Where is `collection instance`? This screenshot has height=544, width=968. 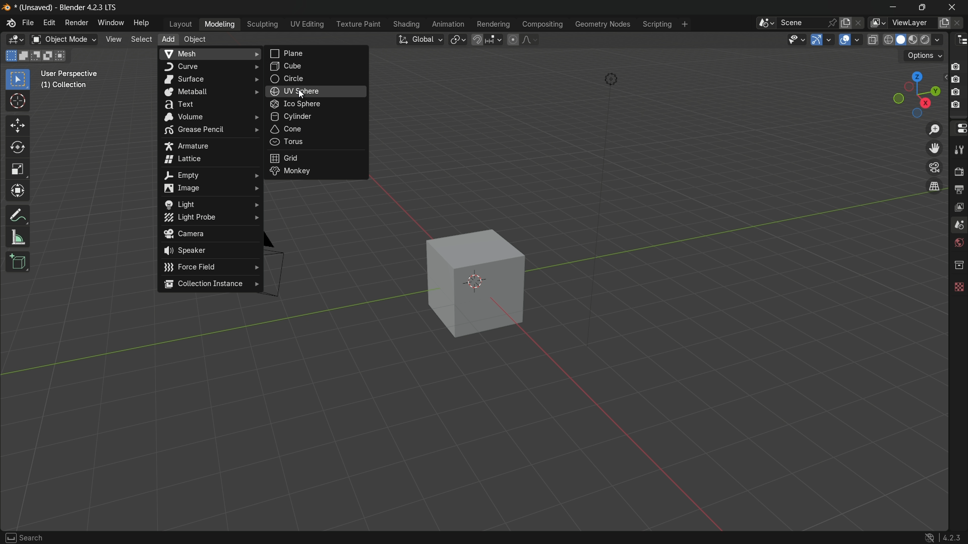 collection instance is located at coordinates (211, 285).